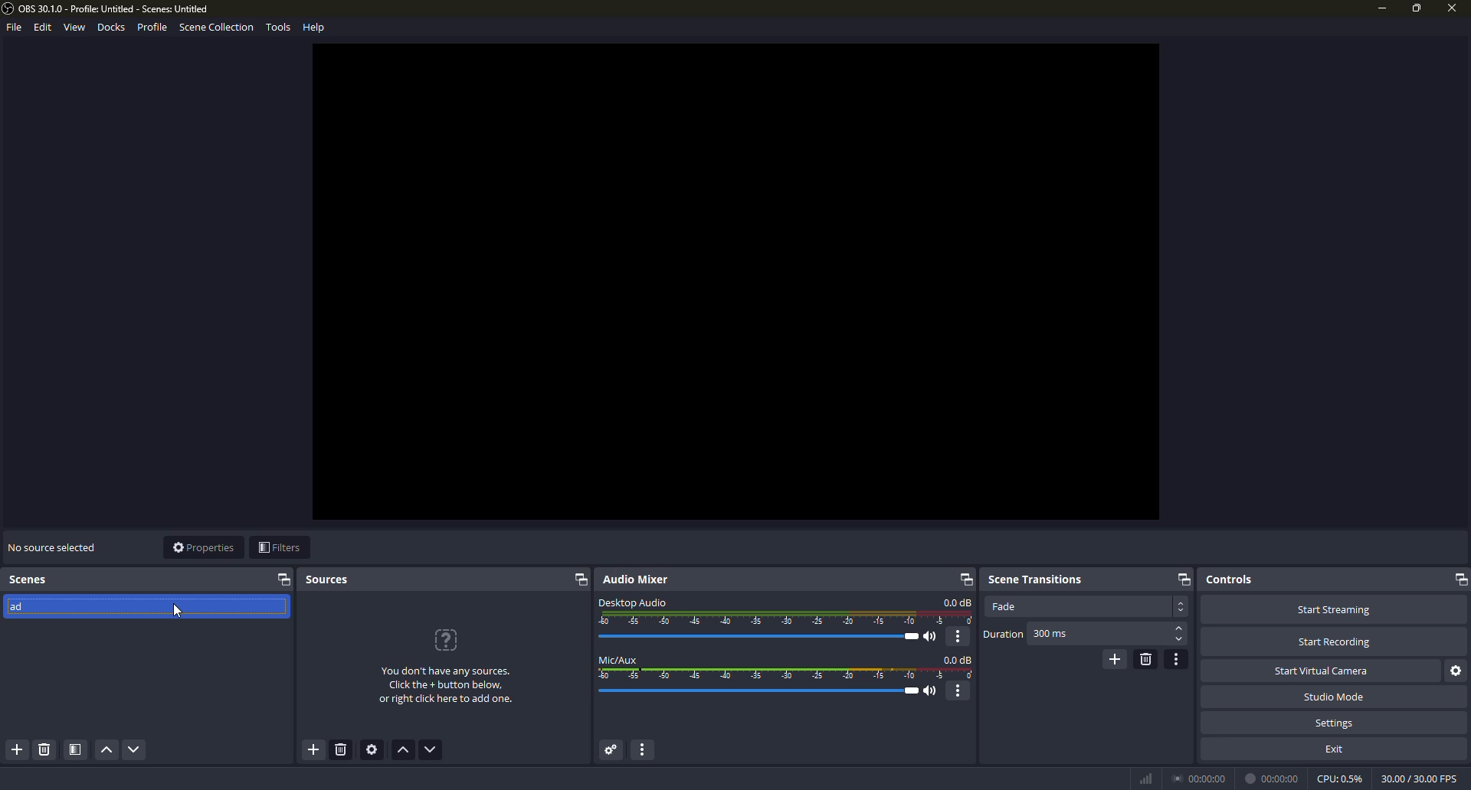 This screenshot has height=790, width=1471. What do you see at coordinates (959, 636) in the screenshot?
I see `options` at bounding box center [959, 636].